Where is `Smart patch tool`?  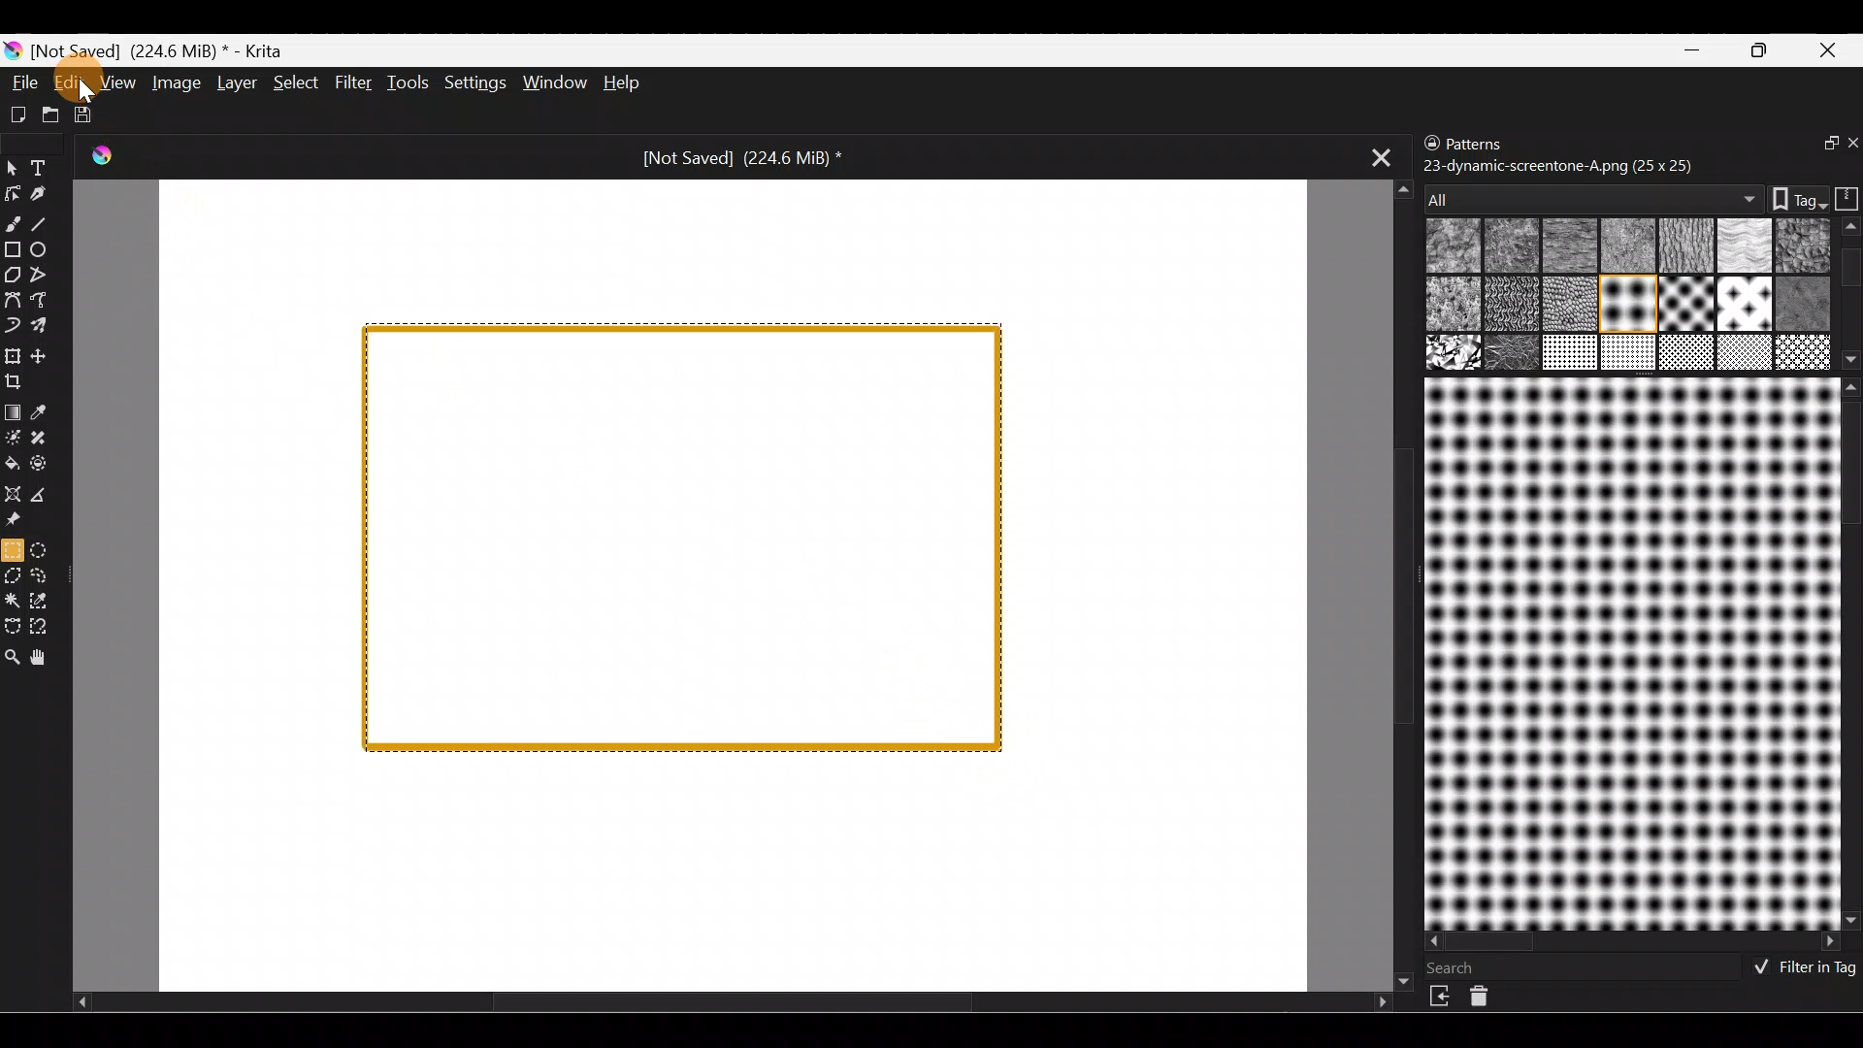 Smart patch tool is located at coordinates (50, 441).